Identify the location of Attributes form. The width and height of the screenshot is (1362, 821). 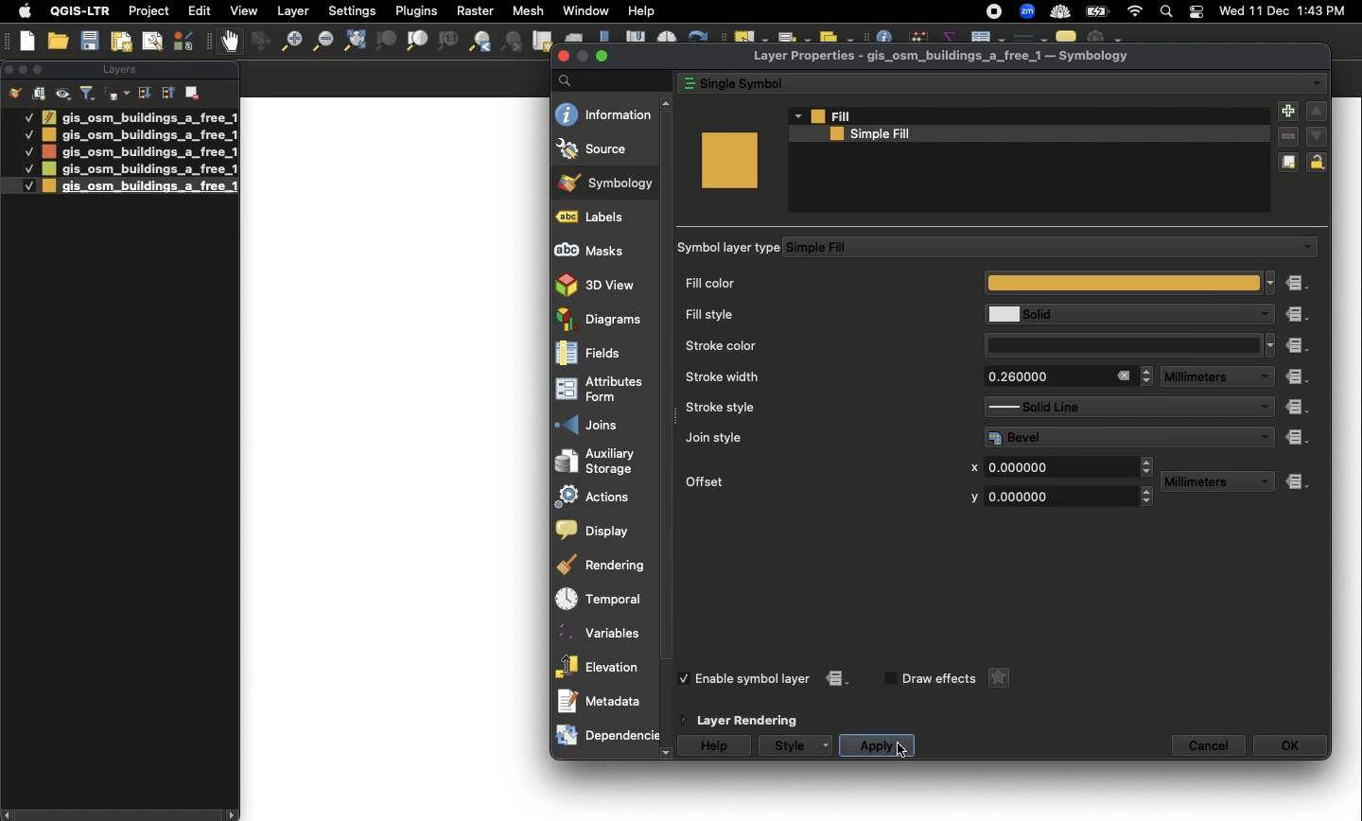
(603, 391).